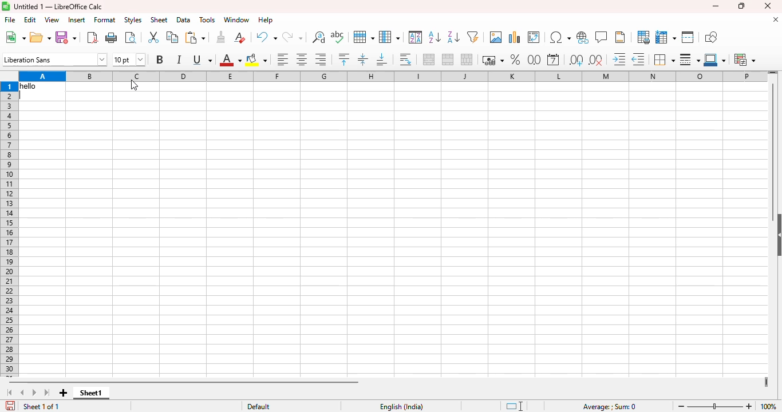  Describe the element at coordinates (773, 150) in the screenshot. I see `vertical scroll bar` at that location.